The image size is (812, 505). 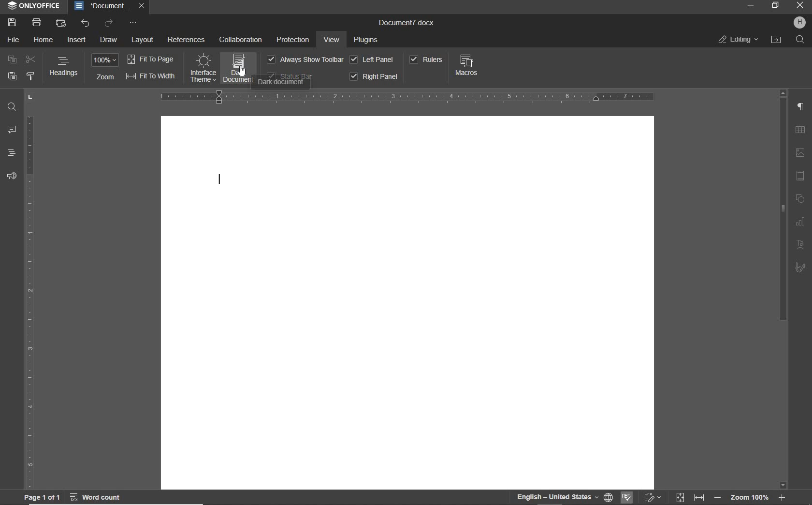 I want to click on STATUS BBAR, so click(x=290, y=76).